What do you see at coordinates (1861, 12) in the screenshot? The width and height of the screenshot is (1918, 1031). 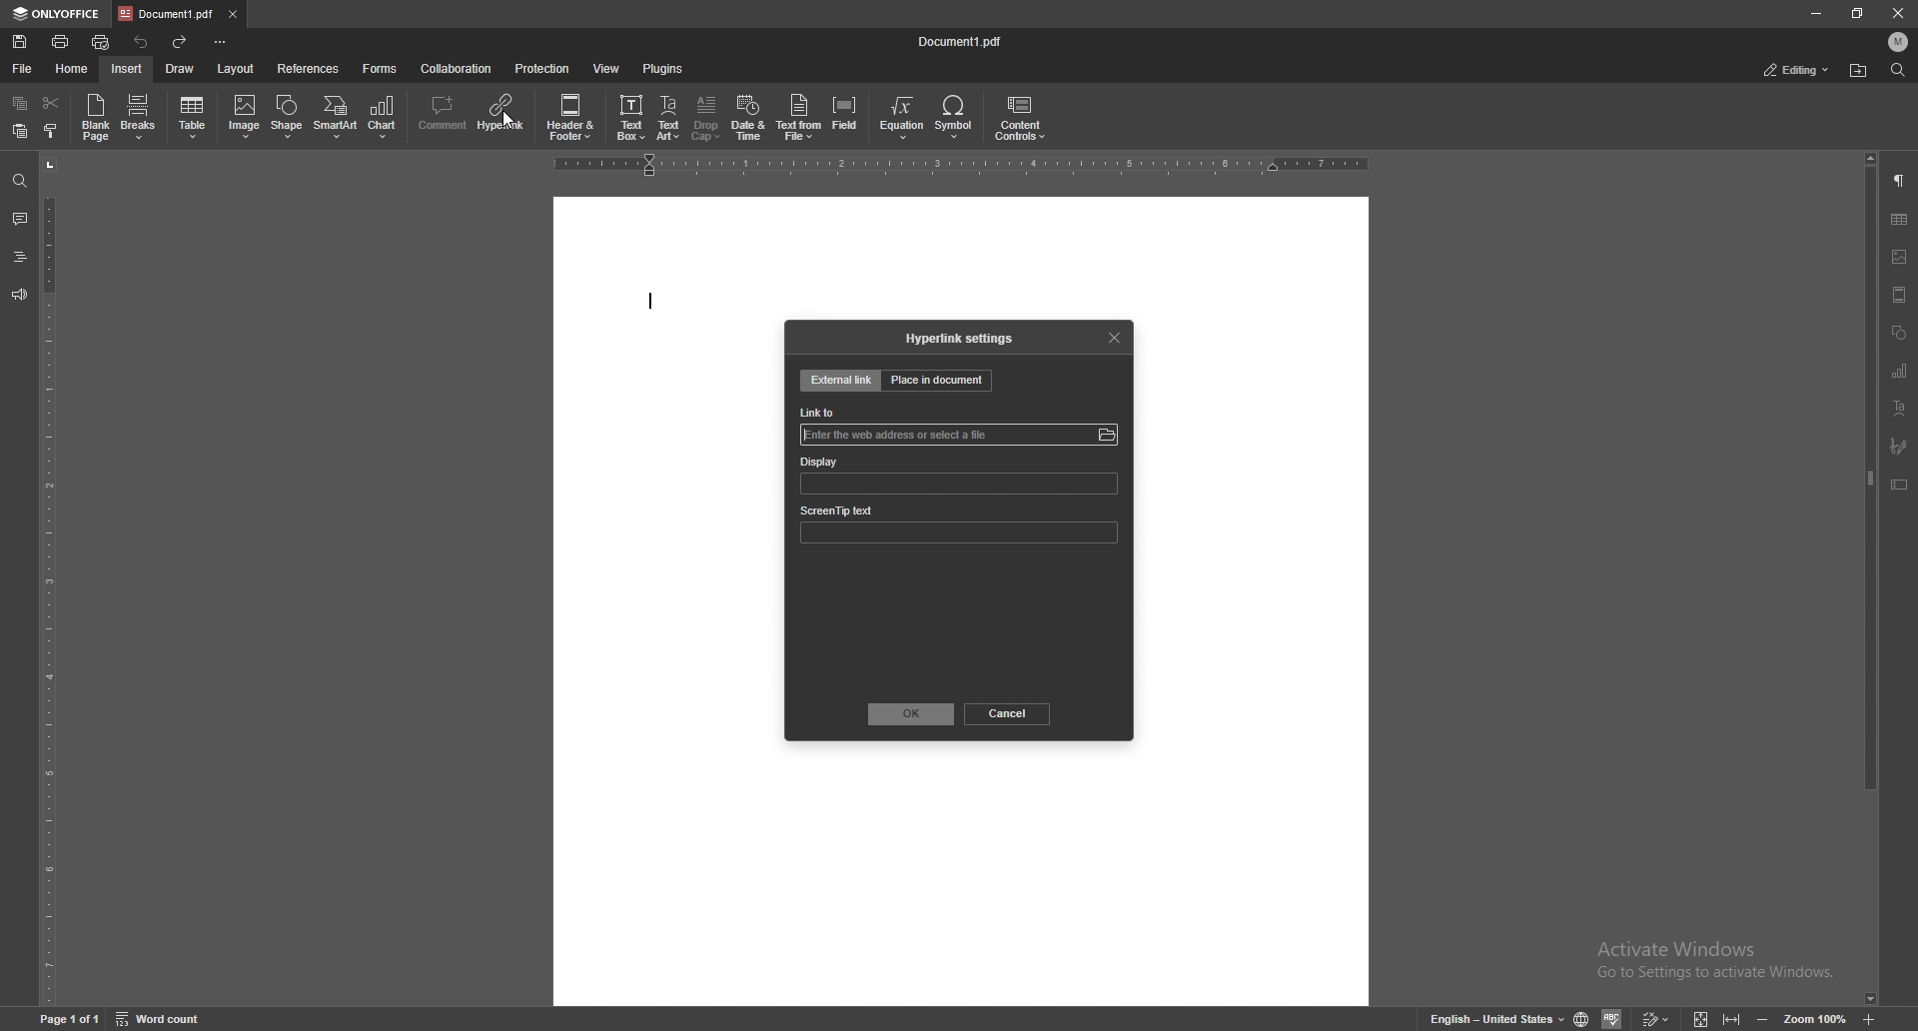 I see `resize` at bounding box center [1861, 12].